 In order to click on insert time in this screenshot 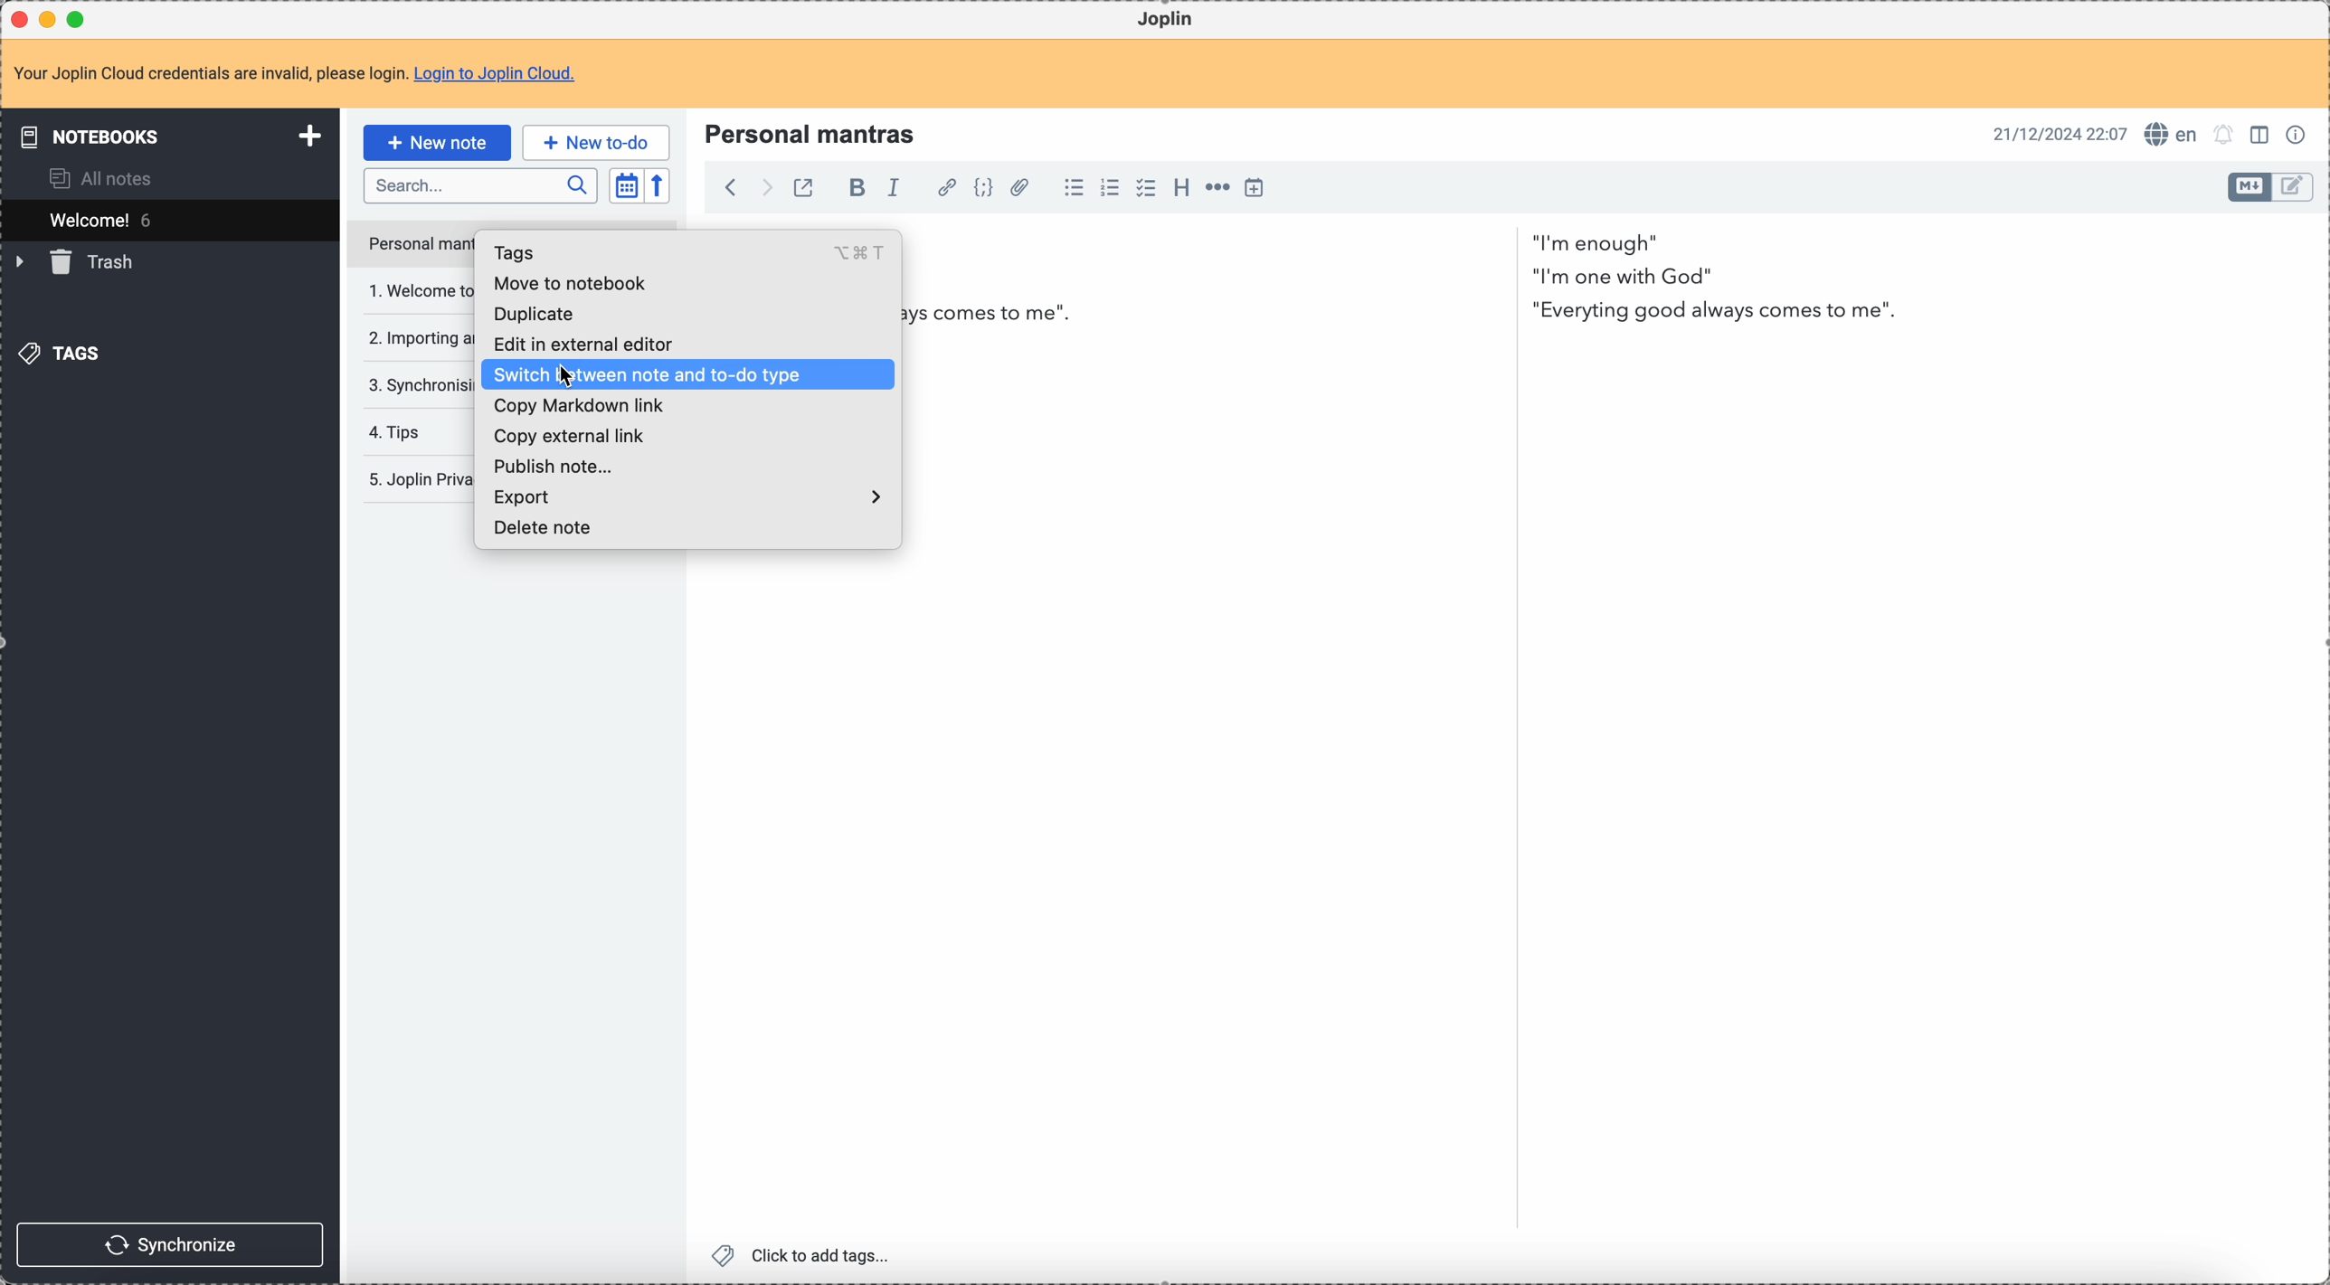, I will do `click(1254, 190)`.